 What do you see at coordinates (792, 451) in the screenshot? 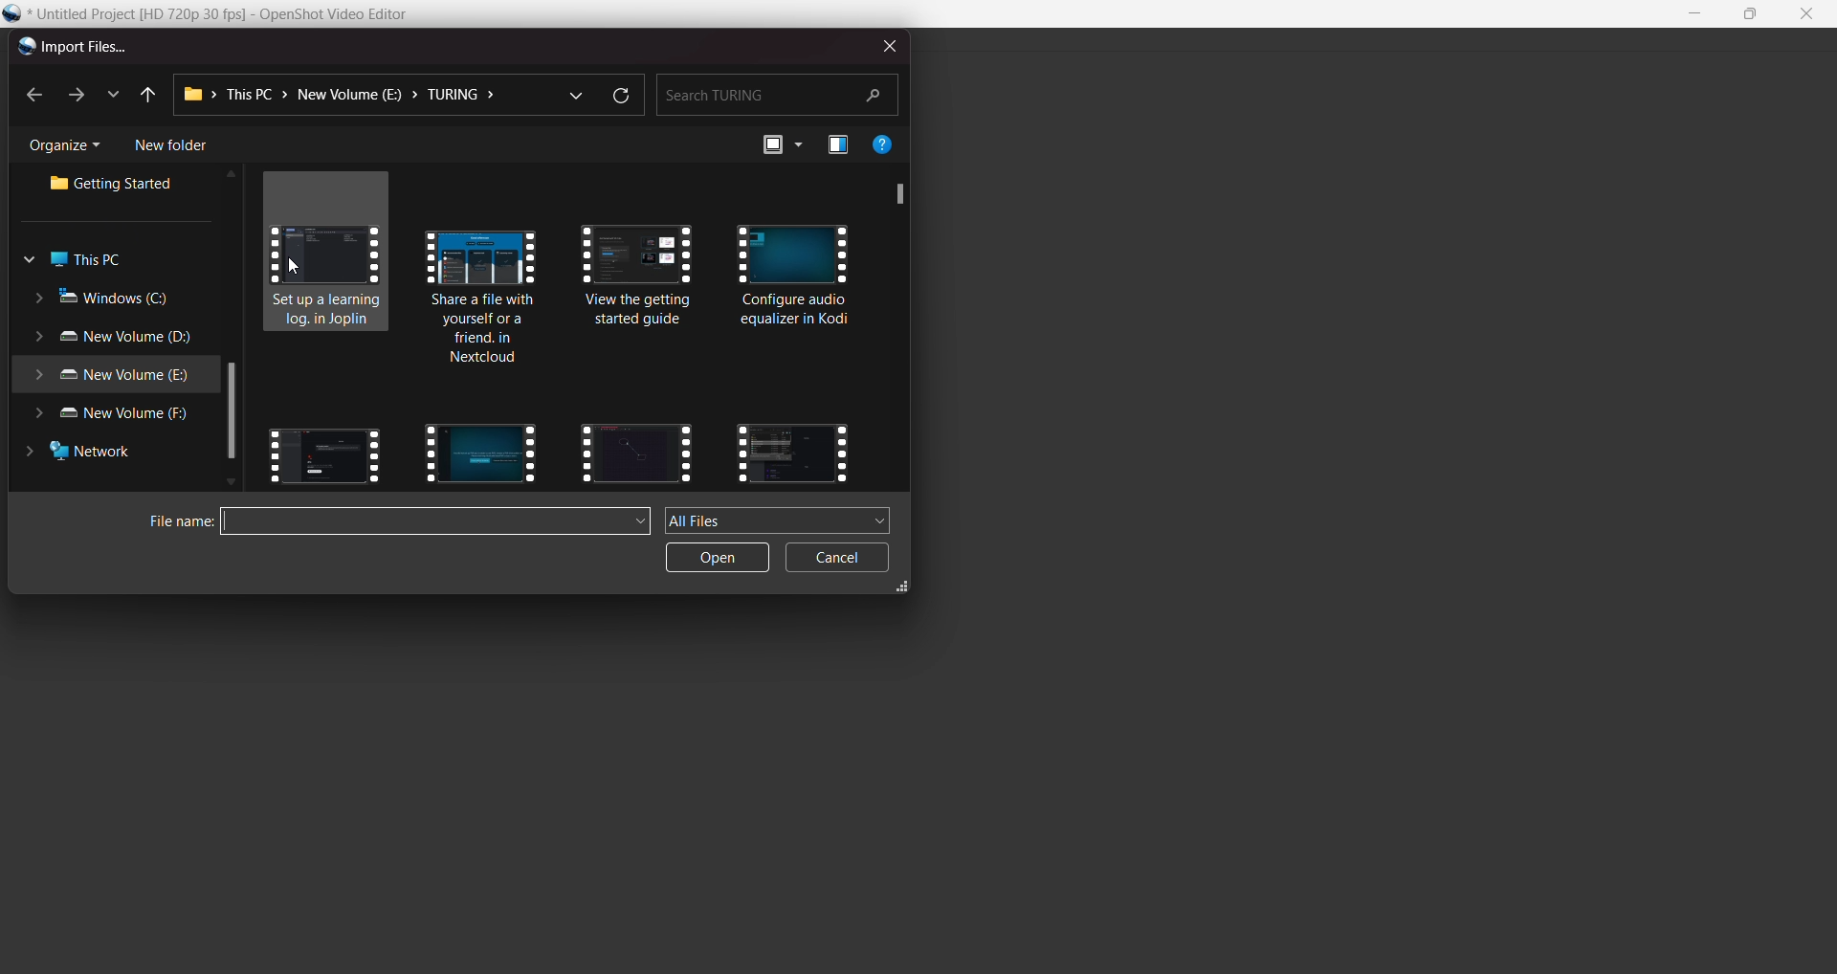
I see `videos` at bounding box center [792, 451].